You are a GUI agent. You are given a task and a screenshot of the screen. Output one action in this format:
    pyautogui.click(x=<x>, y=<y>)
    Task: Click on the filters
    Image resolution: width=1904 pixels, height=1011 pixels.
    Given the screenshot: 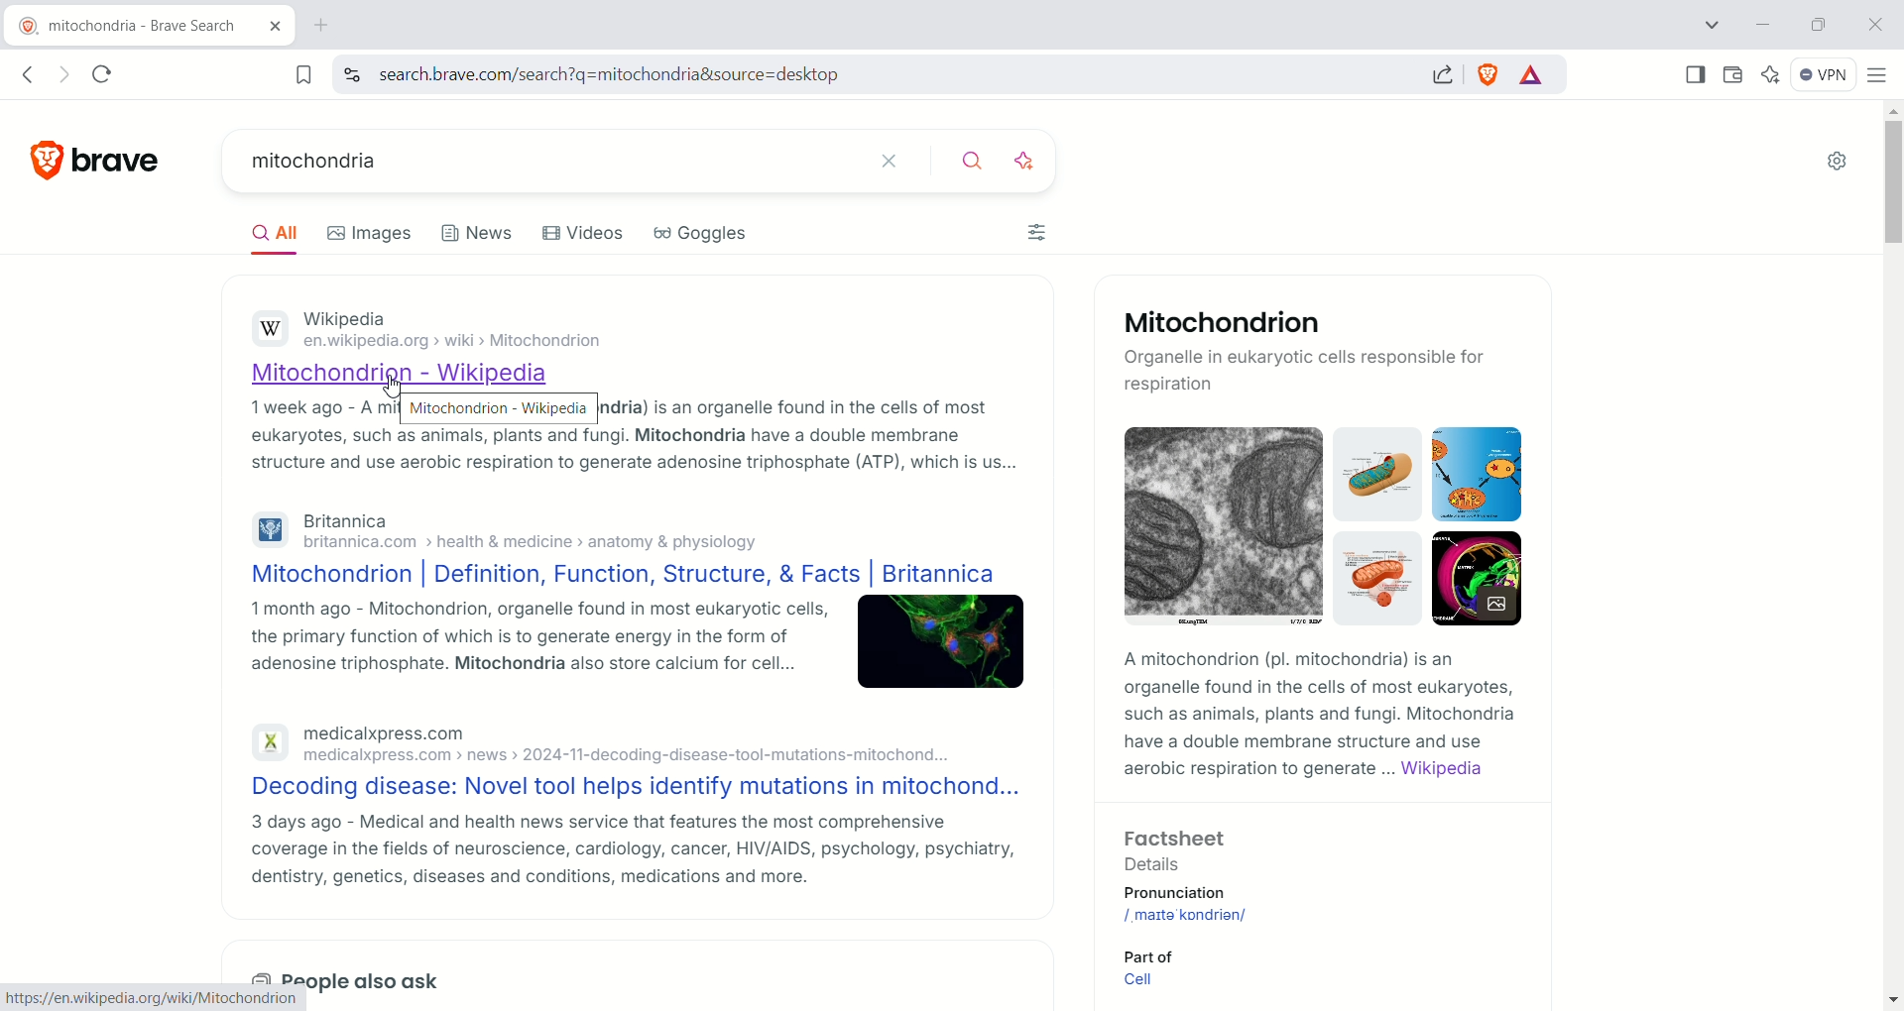 What is the action you would take?
    pyautogui.click(x=1040, y=235)
    